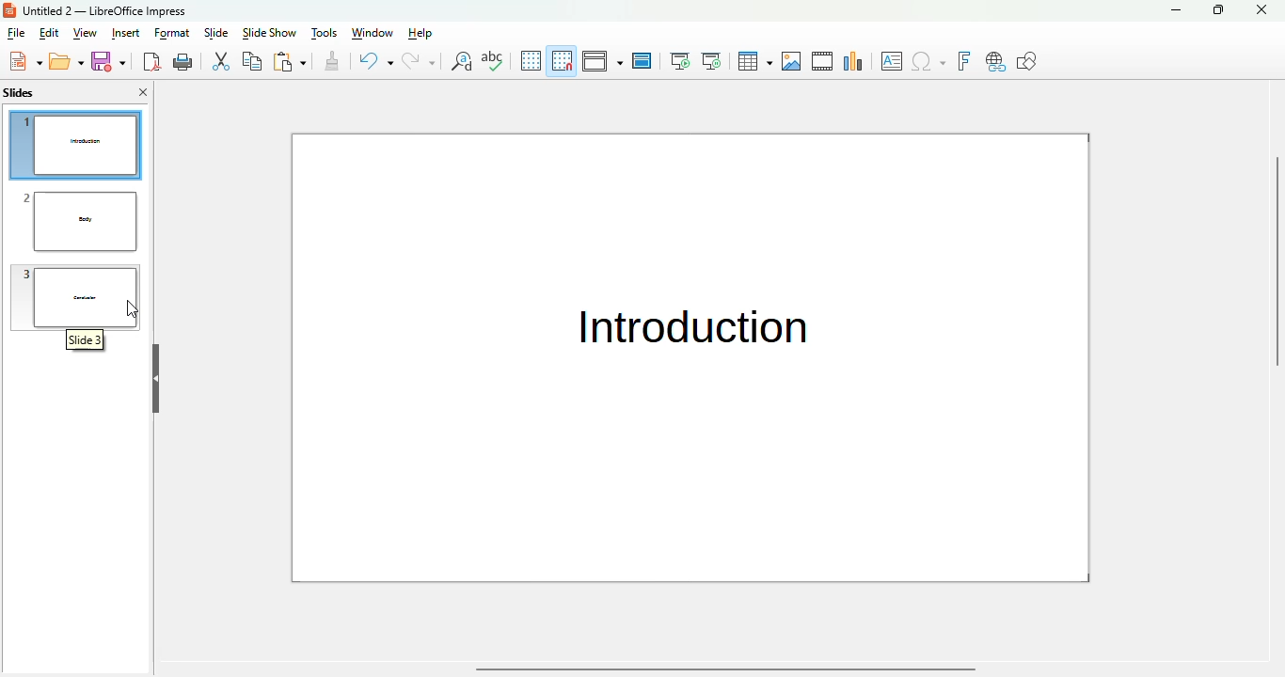 Image resolution: width=1285 pixels, height=677 pixels. Describe the element at coordinates (151, 62) in the screenshot. I see `export directly as PDF` at that location.